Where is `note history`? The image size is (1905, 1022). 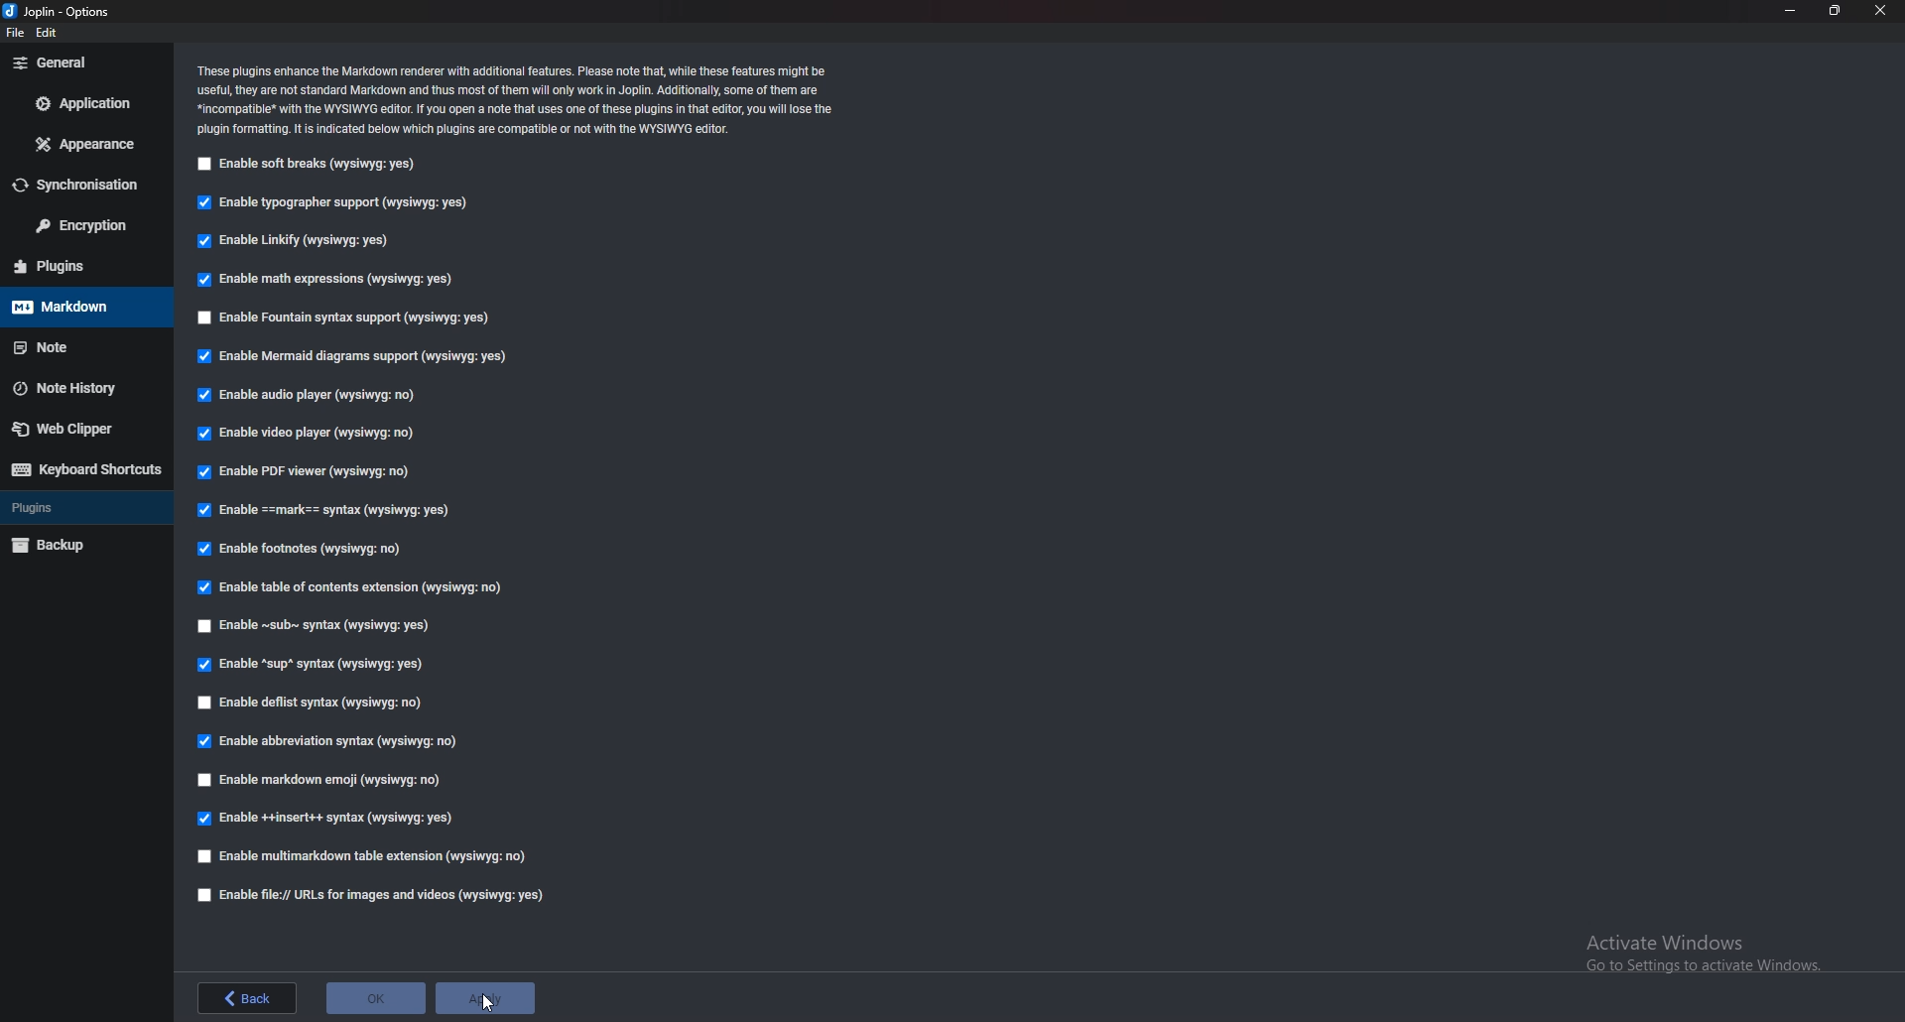 note history is located at coordinates (78, 388).